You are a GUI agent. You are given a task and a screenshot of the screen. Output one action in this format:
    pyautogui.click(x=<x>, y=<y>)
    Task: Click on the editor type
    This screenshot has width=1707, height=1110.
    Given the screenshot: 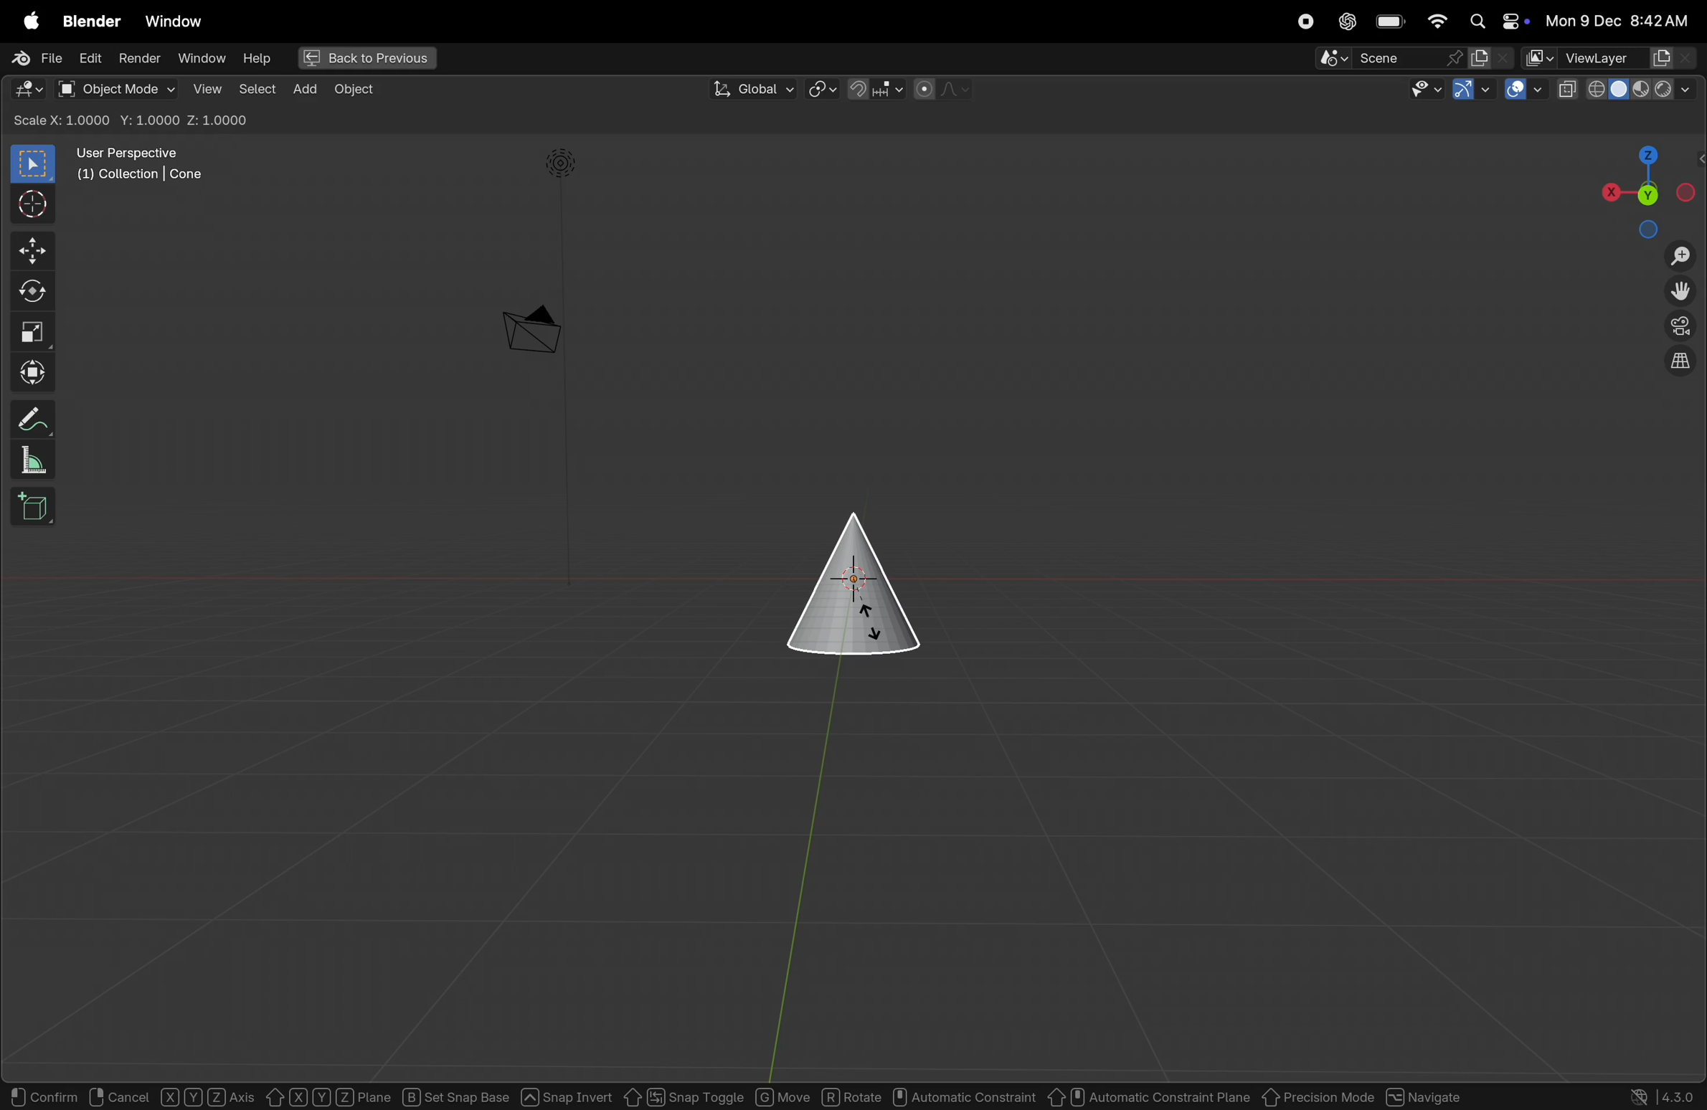 What is the action you would take?
    pyautogui.click(x=28, y=87)
    